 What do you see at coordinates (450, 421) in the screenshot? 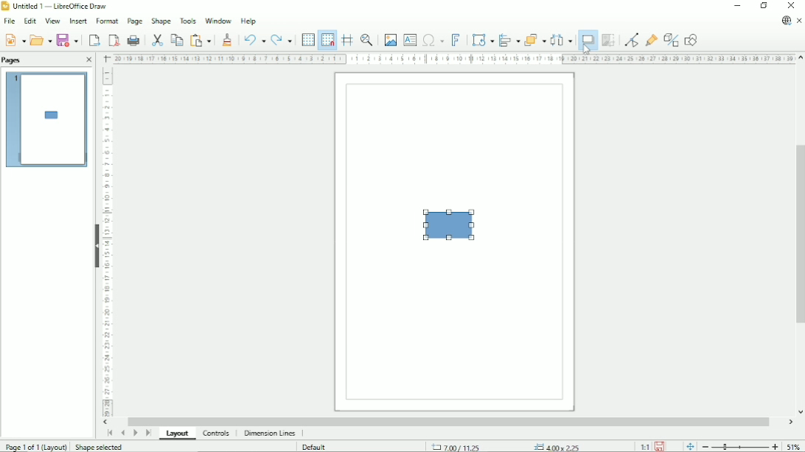
I see `Horizontal scrollbar` at bounding box center [450, 421].